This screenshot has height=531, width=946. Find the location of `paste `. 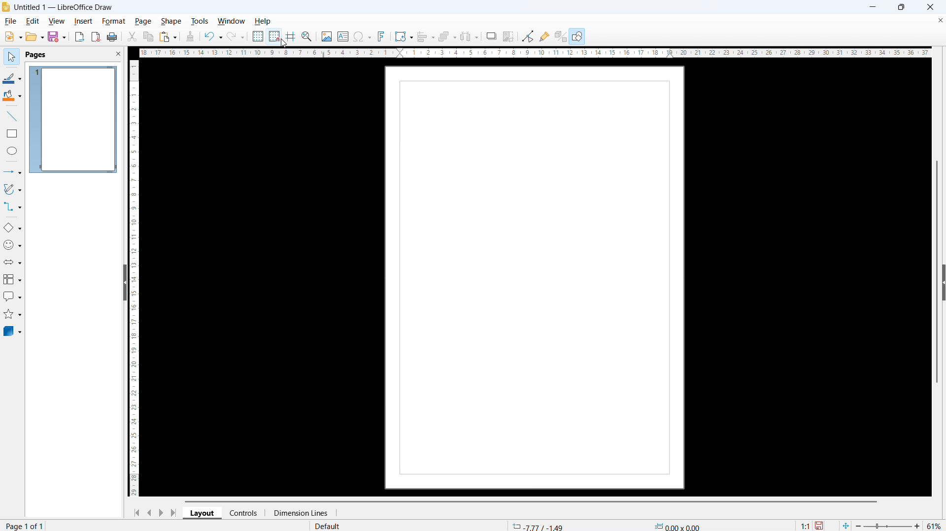

paste  is located at coordinates (168, 36).